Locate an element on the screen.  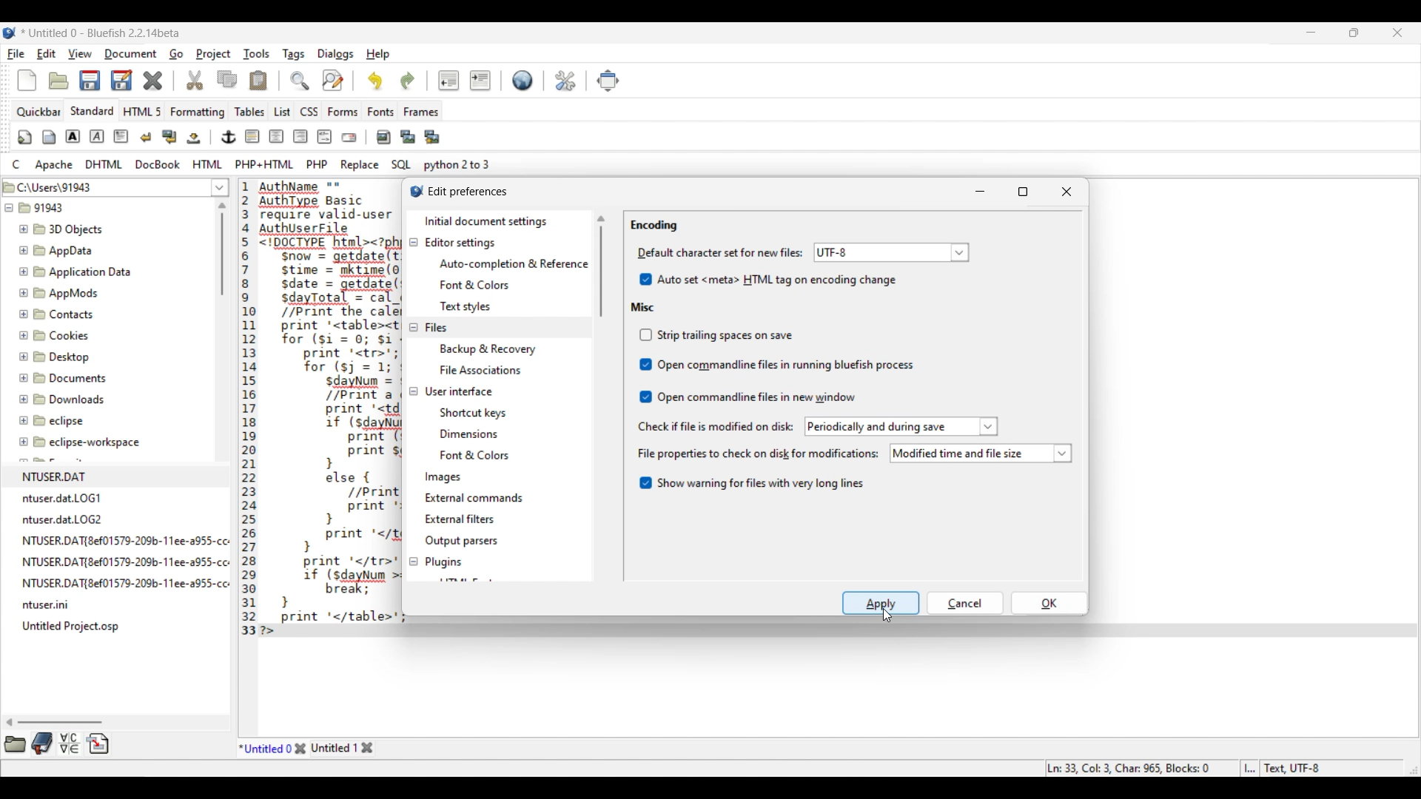
Delete  is located at coordinates (153, 81).